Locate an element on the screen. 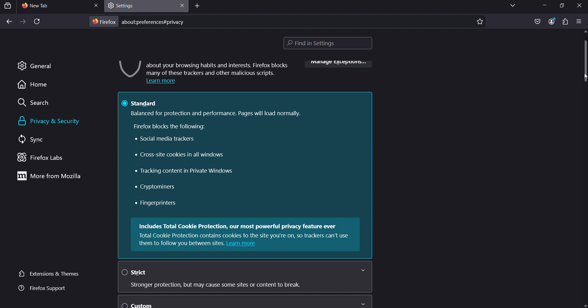 The height and width of the screenshot is (308, 588). manage exceptions is located at coordinates (337, 65).